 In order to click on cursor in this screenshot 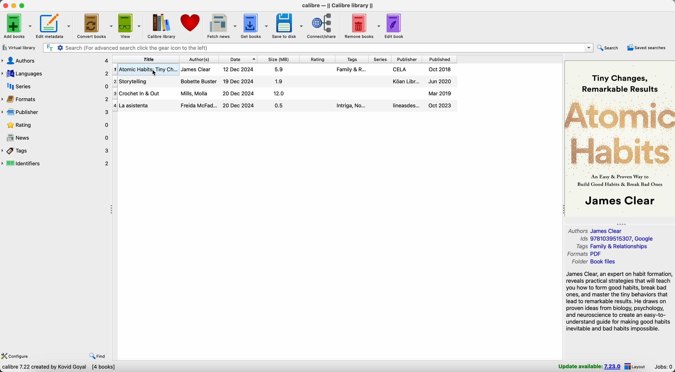, I will do `click(152, 72)`.